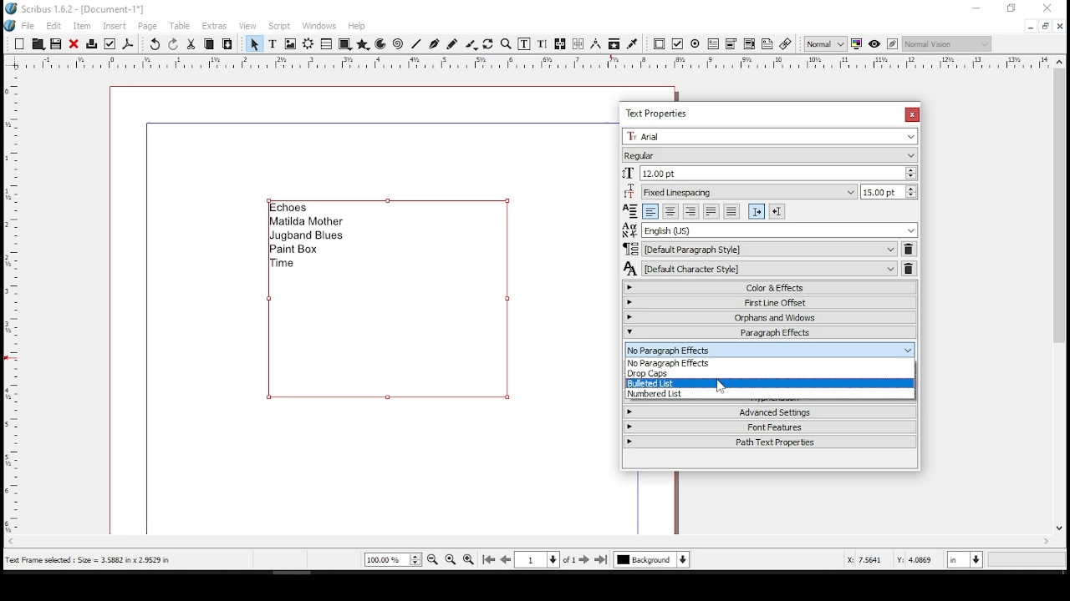 This screenshot has height=601, width=1070. What do you see at coordinates (1030, 27) in the screenshot?
I see `minimize` at bounding box center [1030, 27].